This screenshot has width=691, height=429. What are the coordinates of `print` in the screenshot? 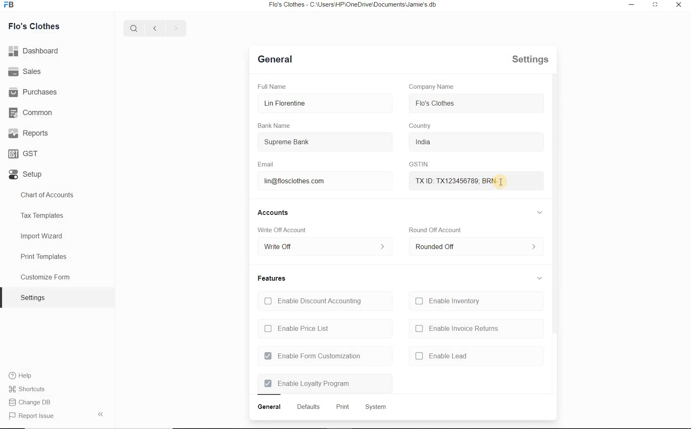 It's located at (342, 408).